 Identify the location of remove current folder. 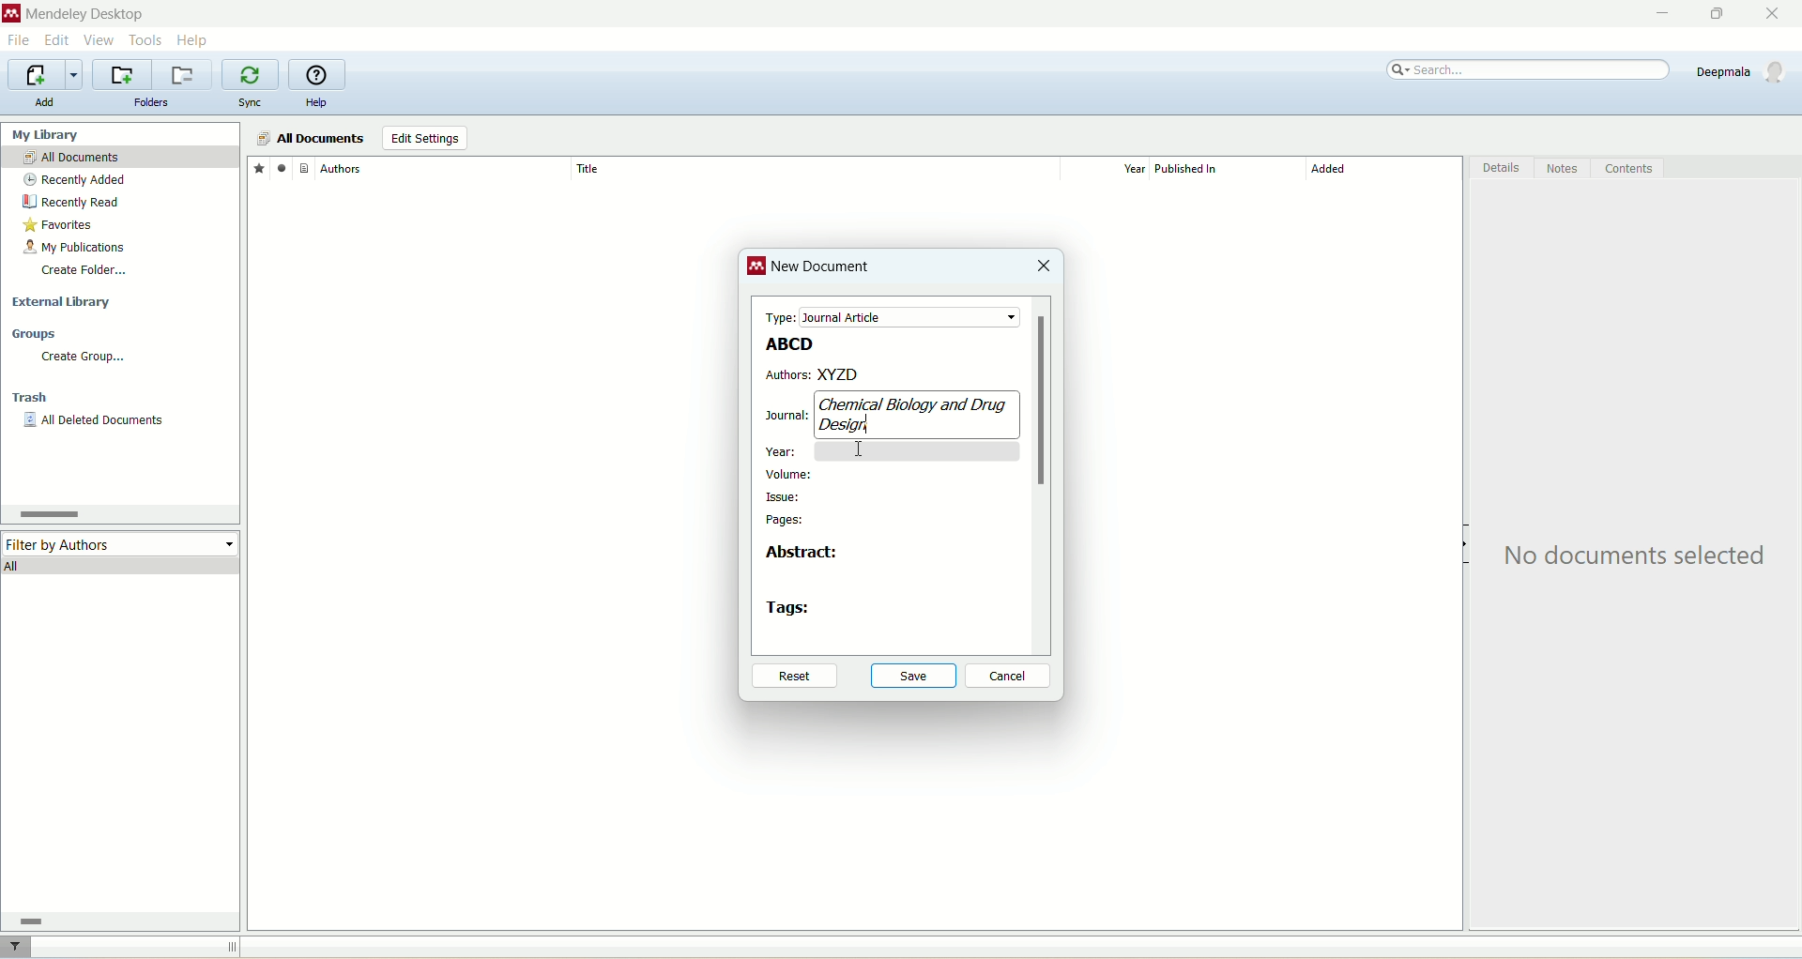
(185, 74).